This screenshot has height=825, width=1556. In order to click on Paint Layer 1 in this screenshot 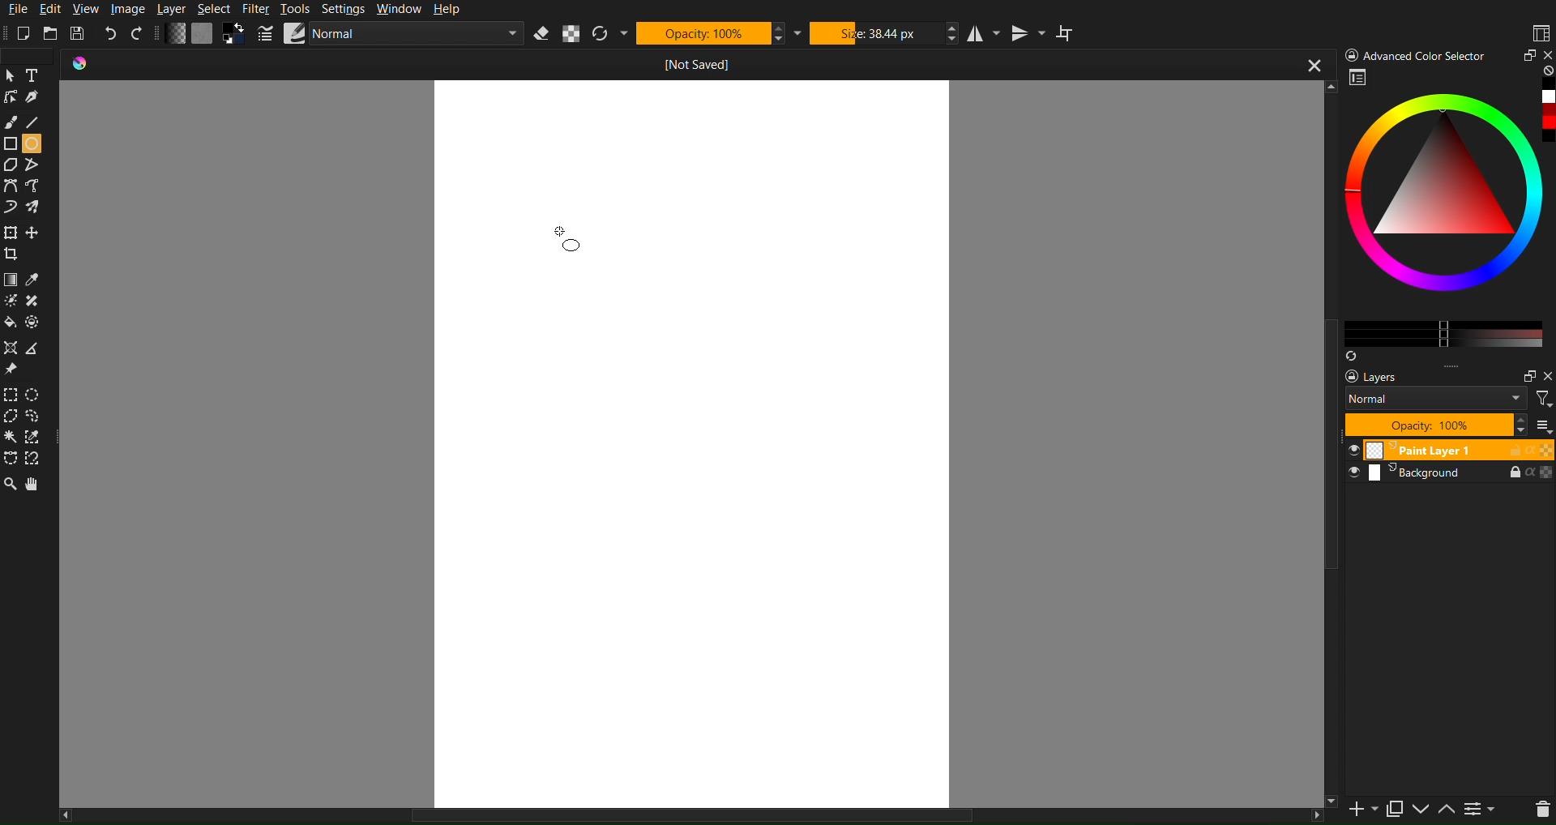, I will do `click(1449, 449)`.